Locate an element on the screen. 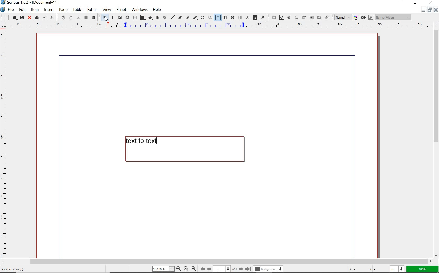 This screenshot has height=273, width=439. save as pdf is located at coordinates (52, 18).